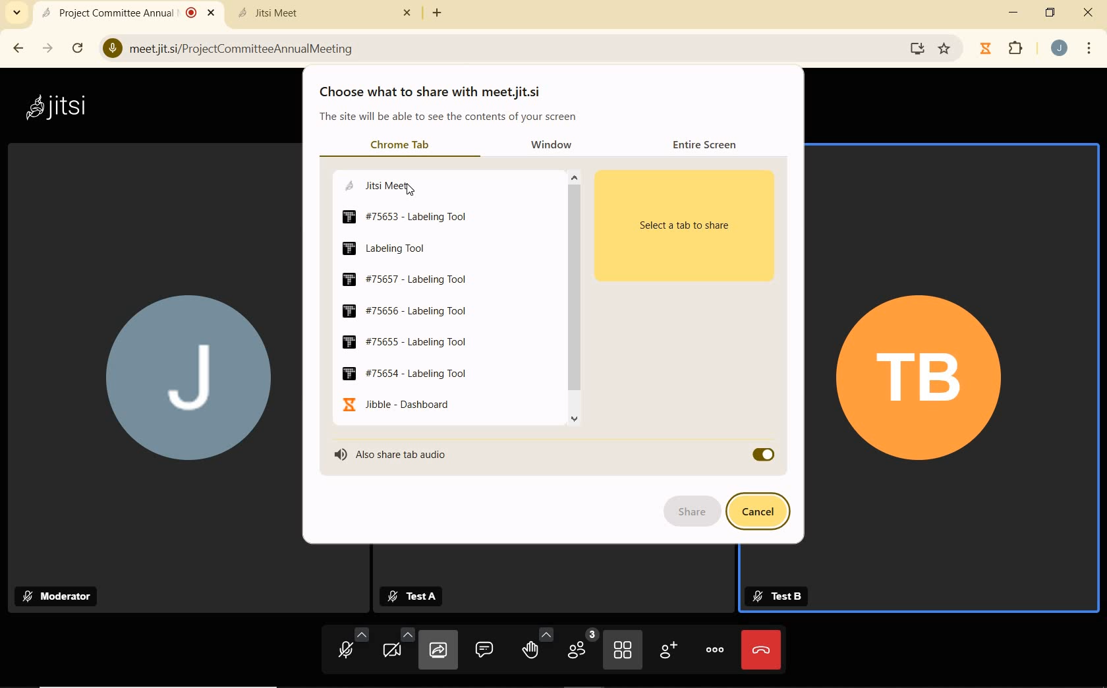 Image resolution: width=1107 pixels, height=688 pixels. I want to click on START SCREEN SHARING, so click(438, 652).